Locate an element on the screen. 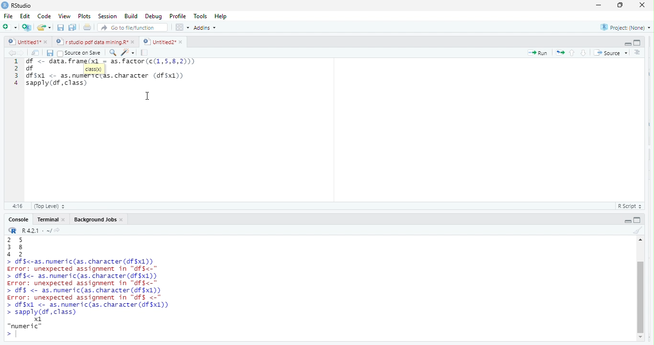  close is located at coordinates (48, 42).